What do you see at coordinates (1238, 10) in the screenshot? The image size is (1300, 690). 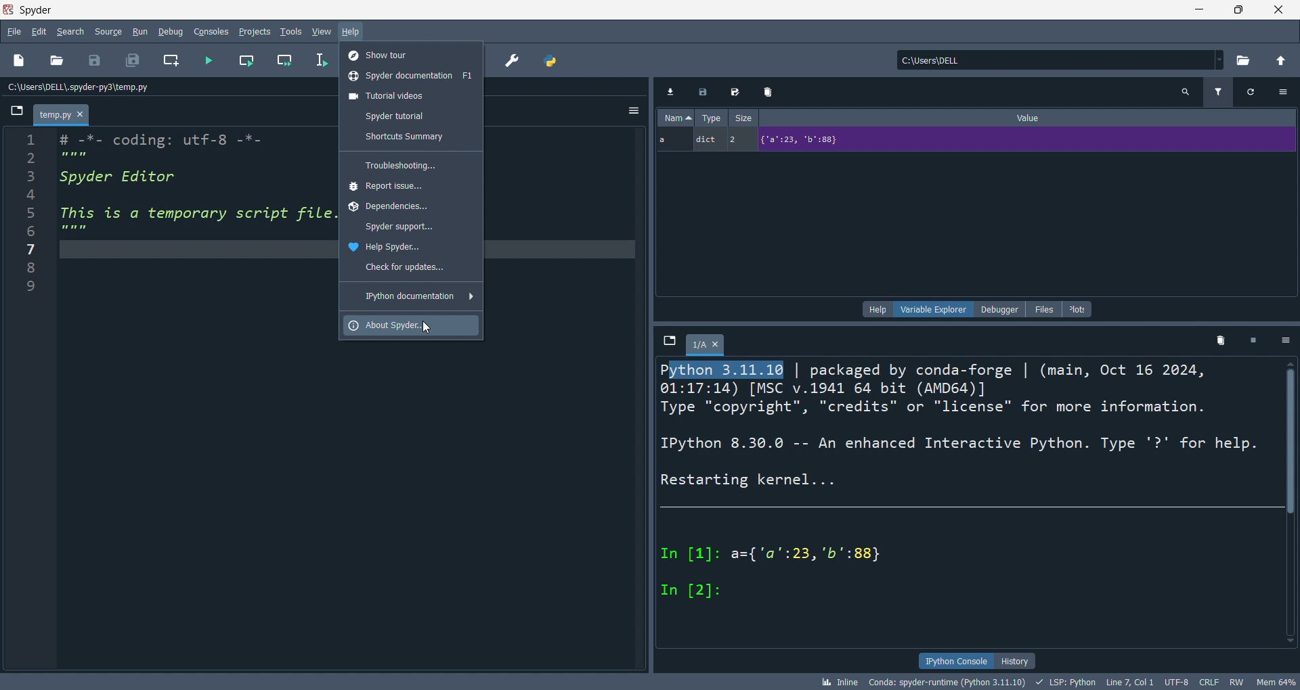 I see `maximize` at bounding box center [1238, 10].